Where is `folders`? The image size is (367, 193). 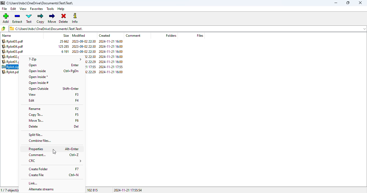
folders is located at coordinates (171, 35).